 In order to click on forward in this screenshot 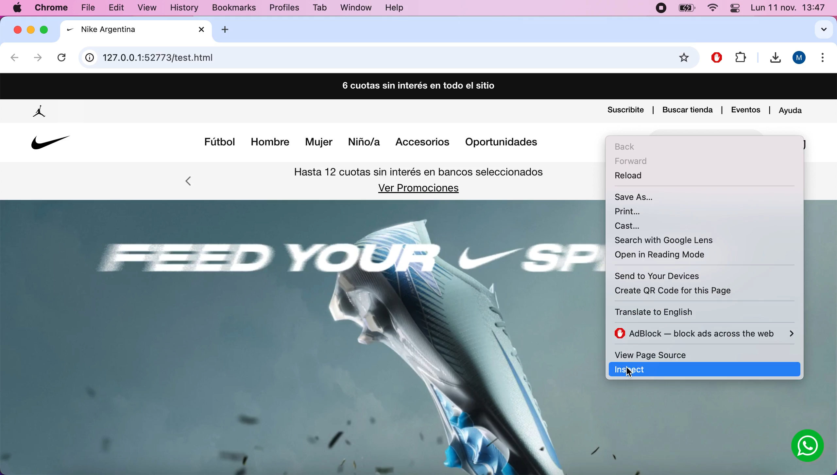, I will do `click(639, 161)`.